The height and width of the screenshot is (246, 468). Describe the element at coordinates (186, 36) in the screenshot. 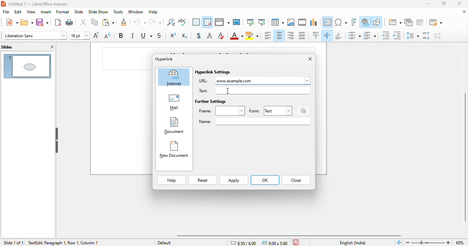

I see `subscript` at that location.